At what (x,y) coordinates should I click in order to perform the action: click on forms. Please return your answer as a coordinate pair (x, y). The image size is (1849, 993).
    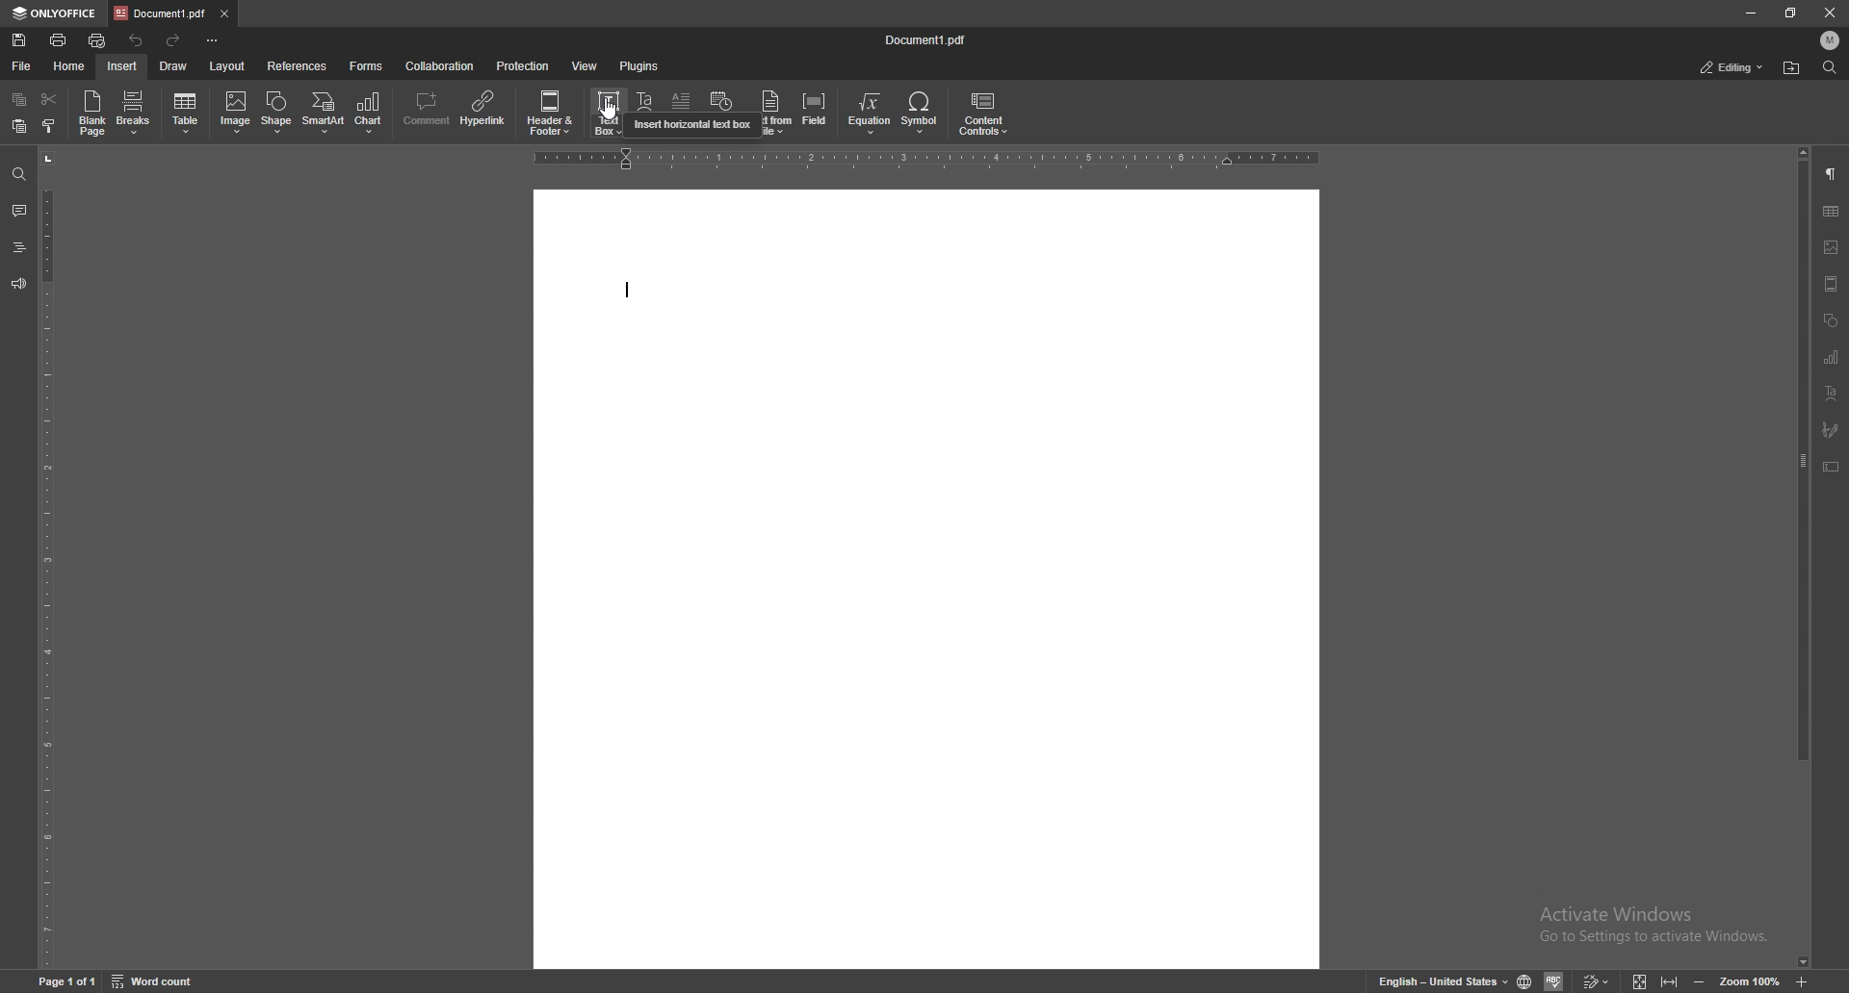
    Looking at the image, I should click on (368, 66).